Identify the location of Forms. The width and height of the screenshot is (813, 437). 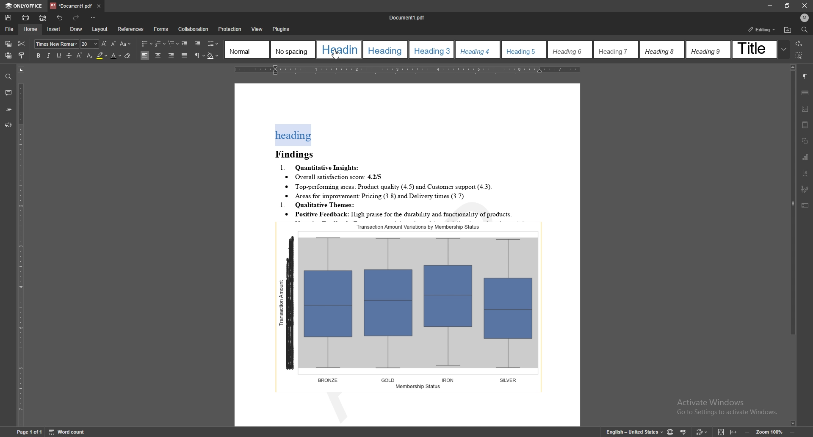
(159, 29).